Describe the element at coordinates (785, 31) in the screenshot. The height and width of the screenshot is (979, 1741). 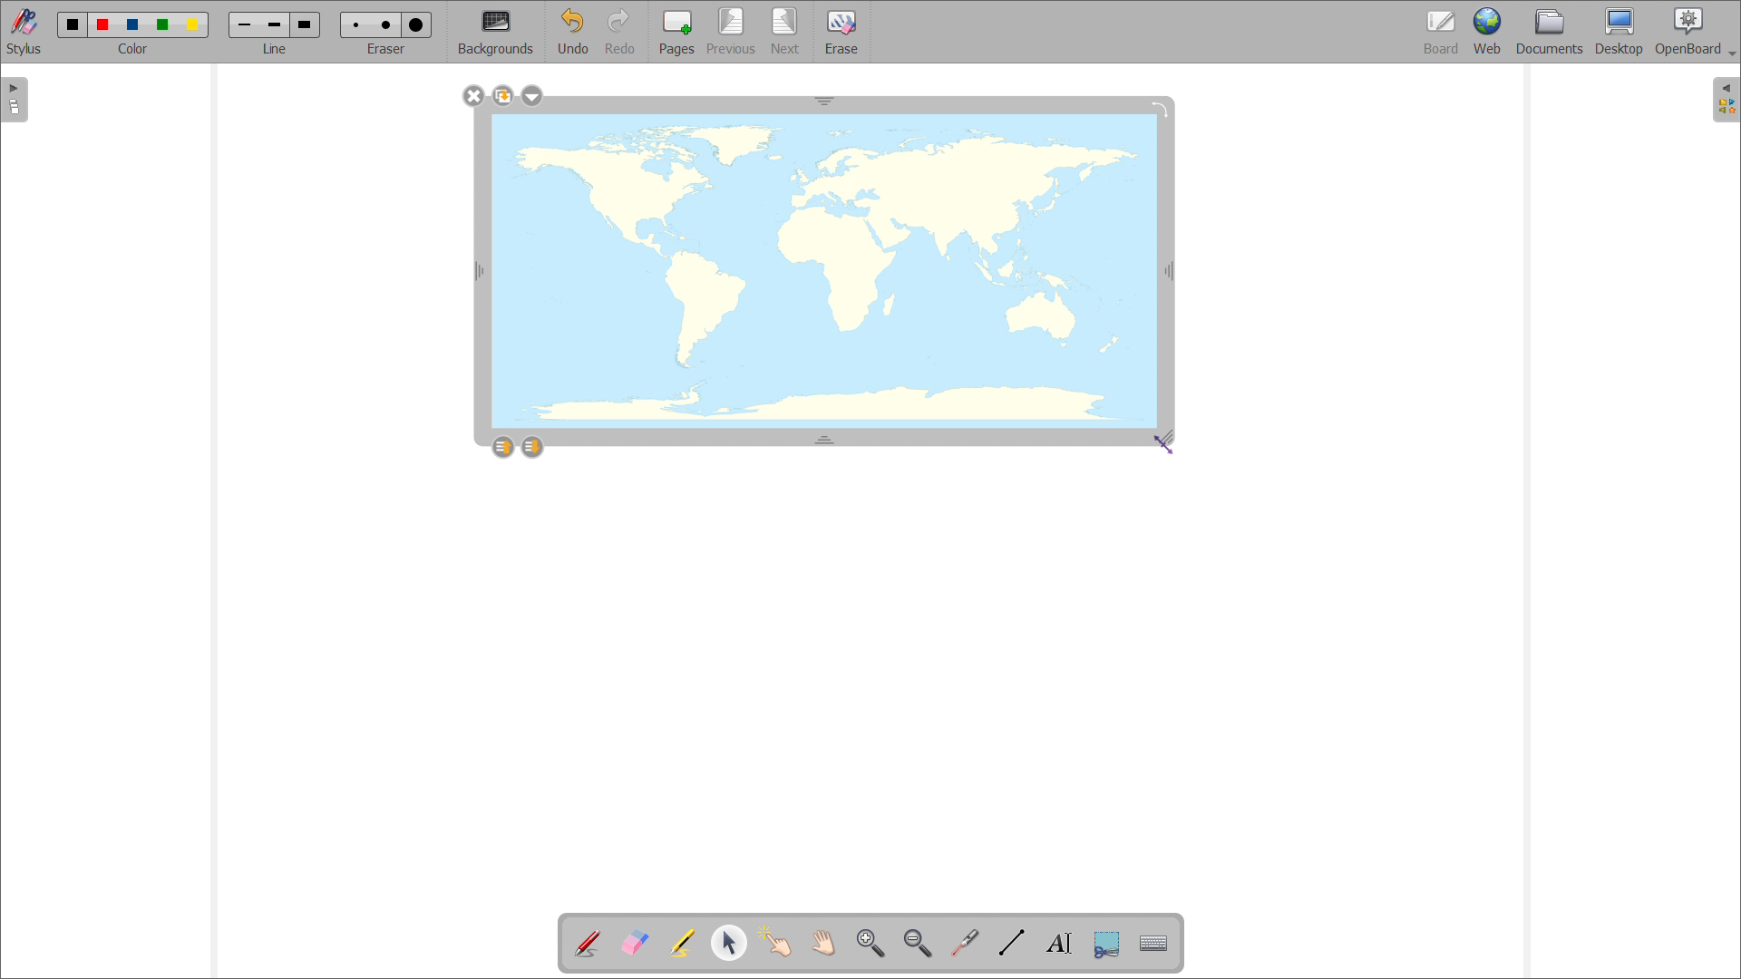
I see `next page` at that location.